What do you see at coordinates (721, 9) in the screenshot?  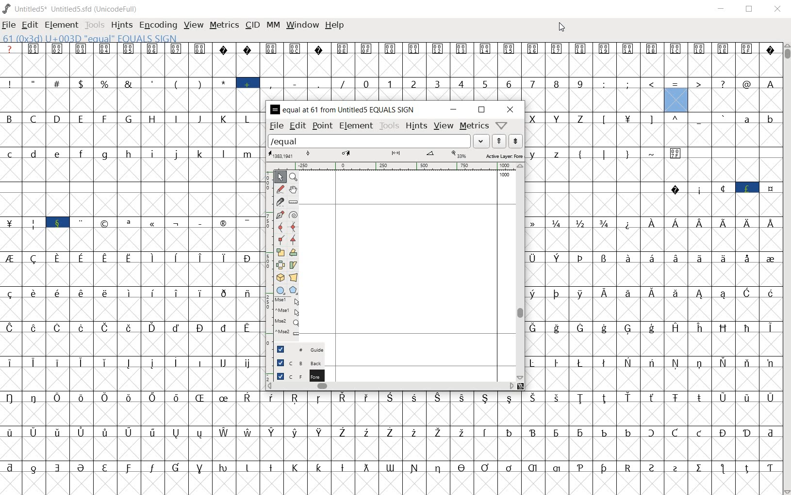 I see `minimize` at bounding box center [721, 9].